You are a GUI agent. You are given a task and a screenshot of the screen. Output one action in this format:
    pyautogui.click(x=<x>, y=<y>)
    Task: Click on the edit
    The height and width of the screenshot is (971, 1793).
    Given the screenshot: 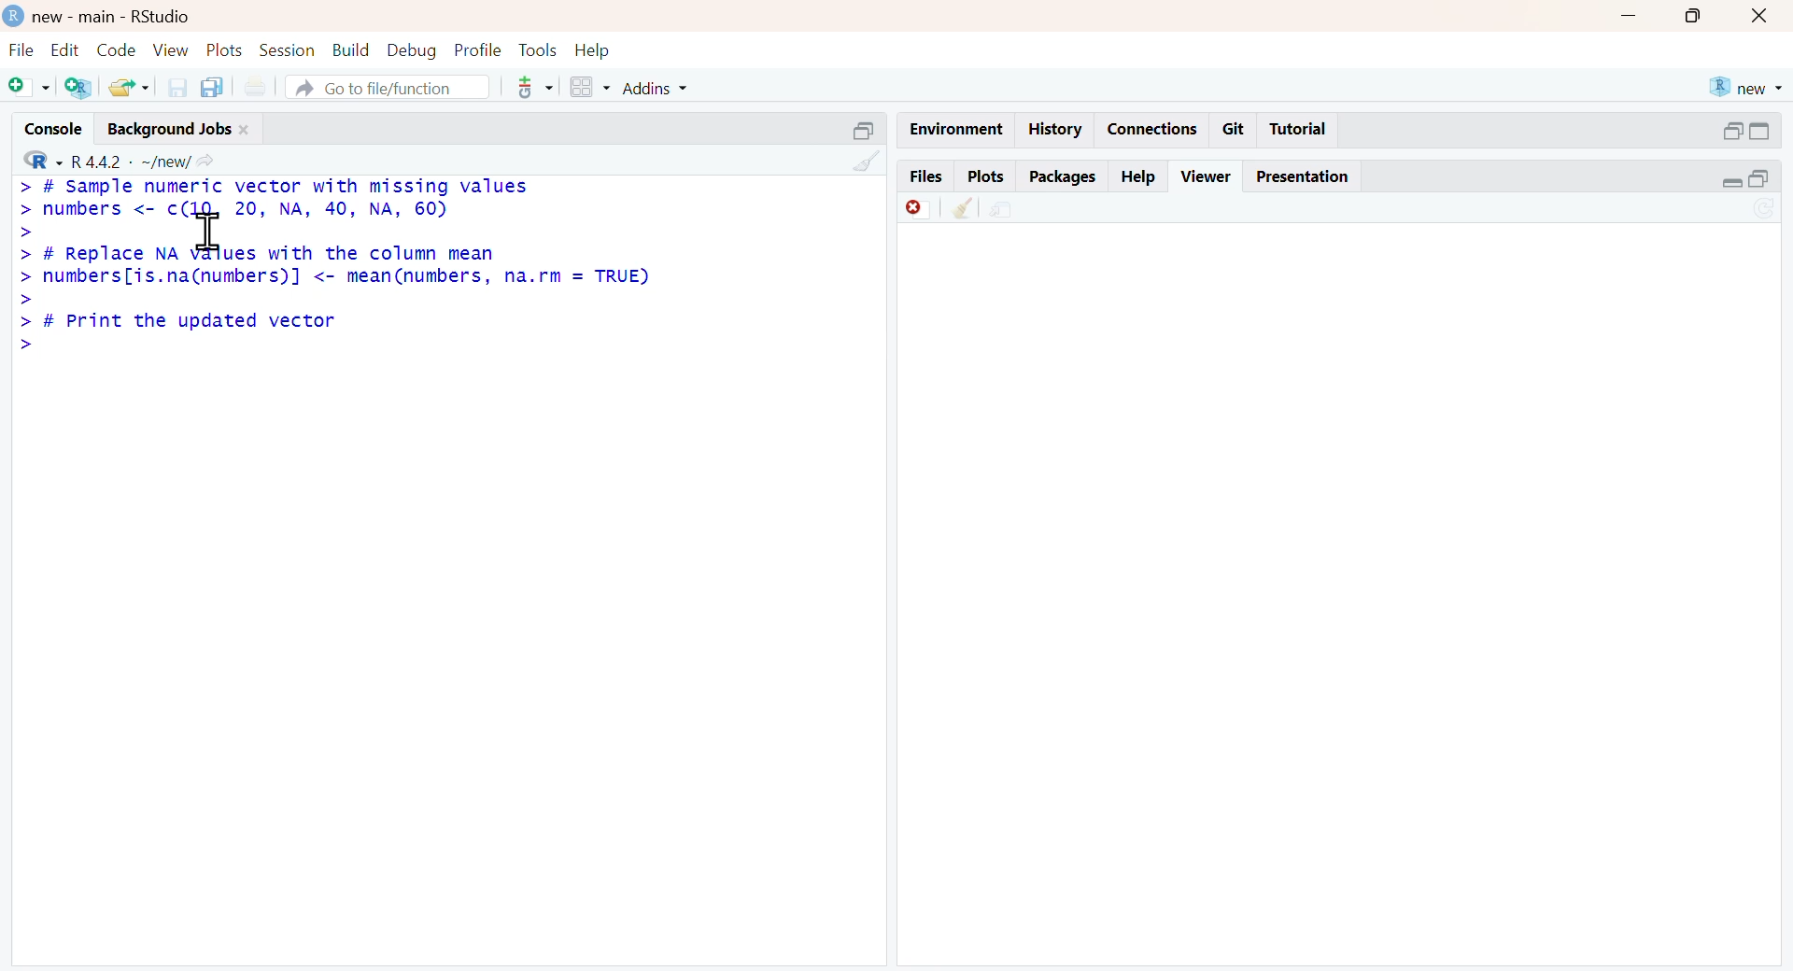 What is the action you would take?
    pyautogui.click(x=65, y=49)
    